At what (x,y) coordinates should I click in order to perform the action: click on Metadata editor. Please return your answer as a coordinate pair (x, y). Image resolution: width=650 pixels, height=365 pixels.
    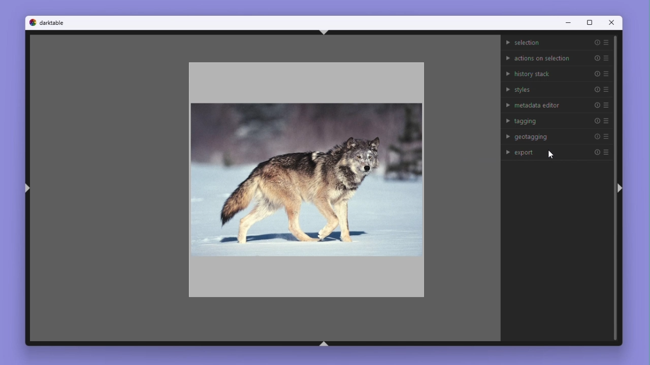
    Looking at the image, I should click on (556, 104).